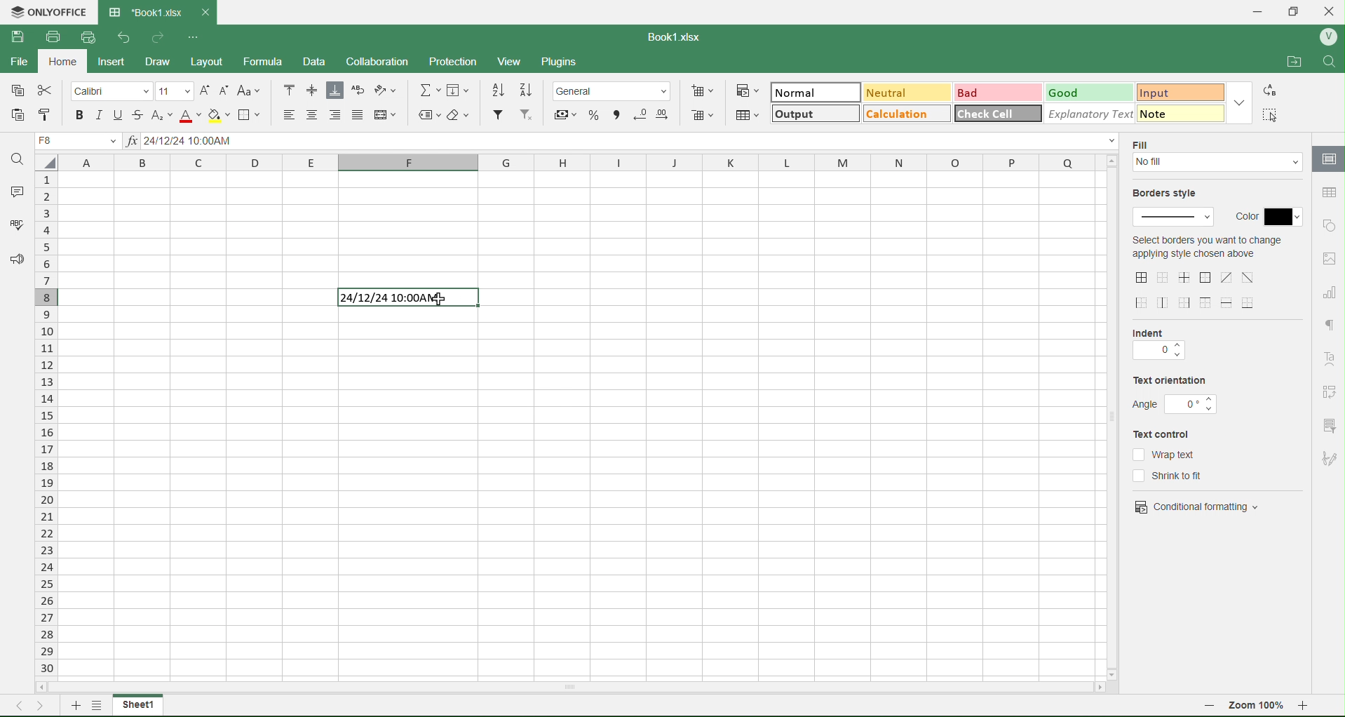 The image size is (1345, 717). I want to click on Data, so click(322, 62).